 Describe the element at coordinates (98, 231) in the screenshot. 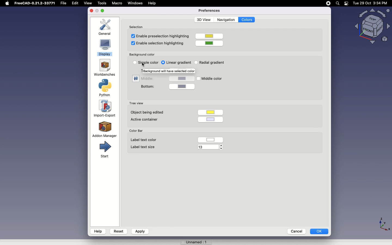

I see `Help` at that location.